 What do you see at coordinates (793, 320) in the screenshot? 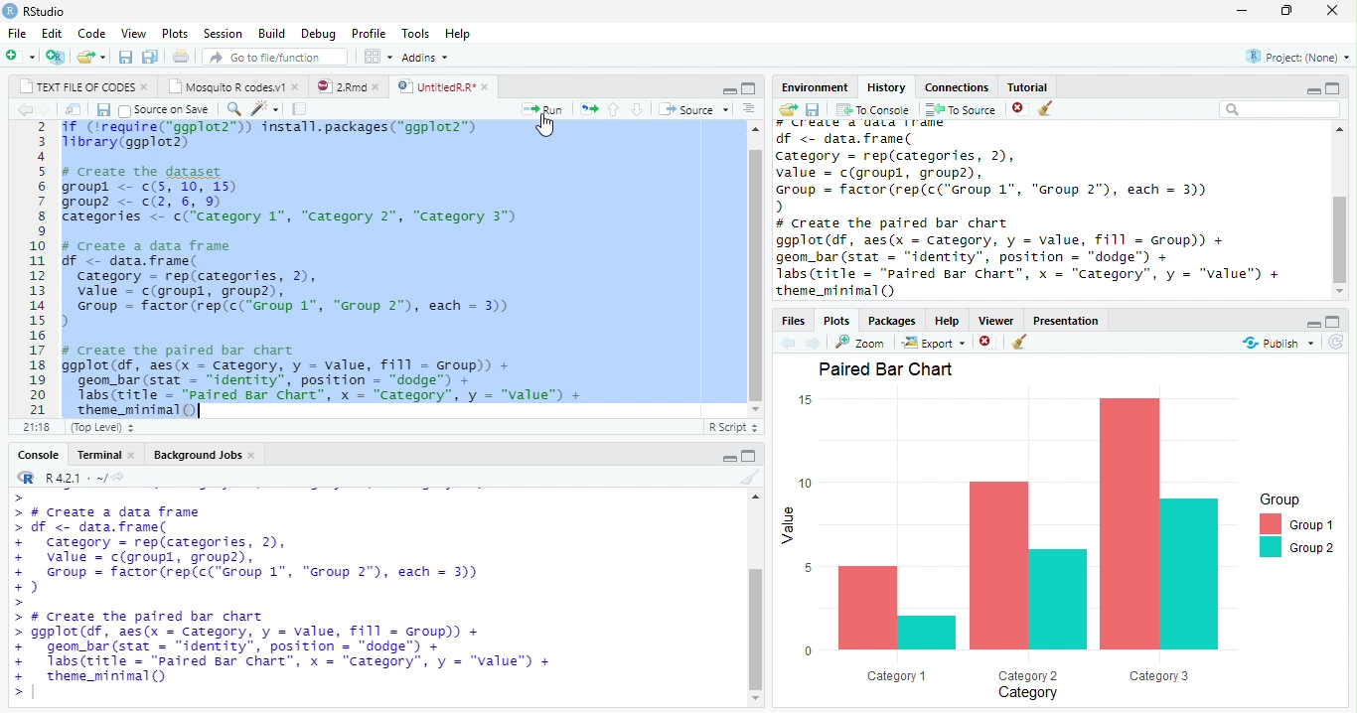
I see `files` at bounding box center [793, 320].